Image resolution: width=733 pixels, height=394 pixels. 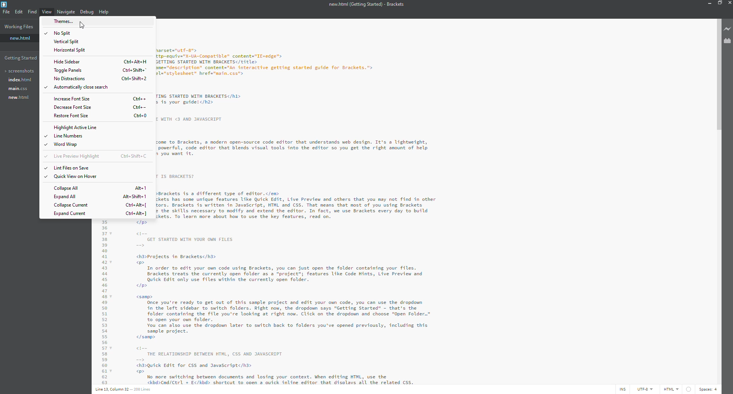 I want to click on search, so click(x=84, y=26).